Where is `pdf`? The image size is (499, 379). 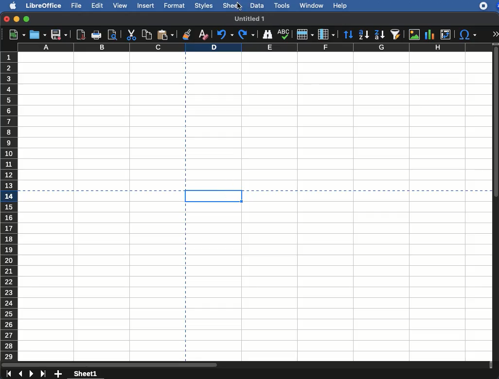
pdf is located at coordinates (81, 34).